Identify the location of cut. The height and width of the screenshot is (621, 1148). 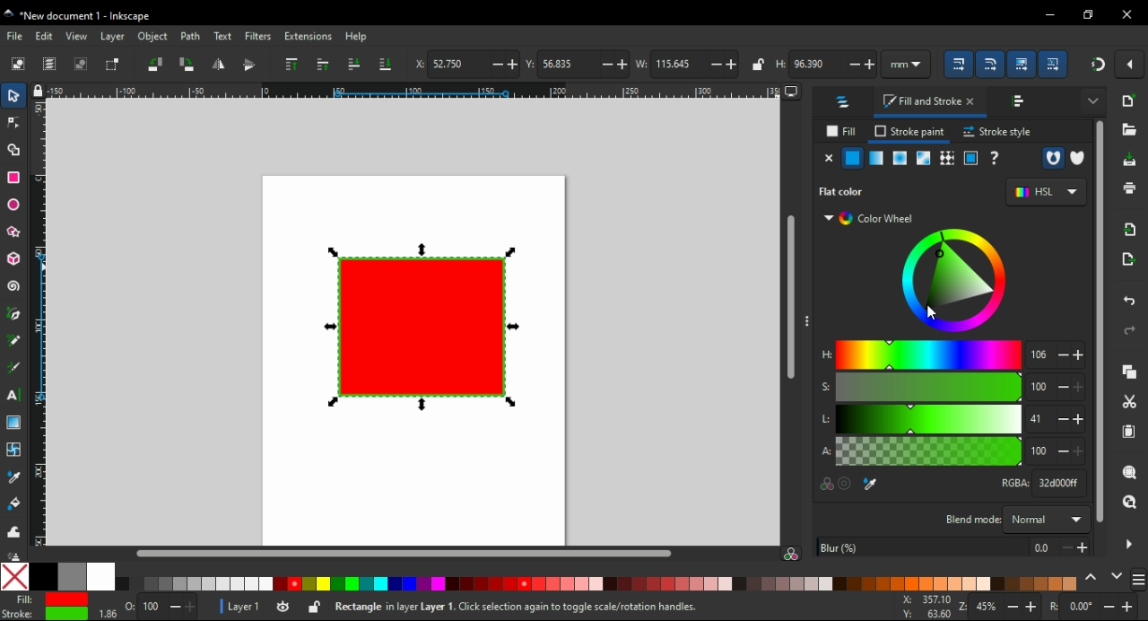
(1128, 402).